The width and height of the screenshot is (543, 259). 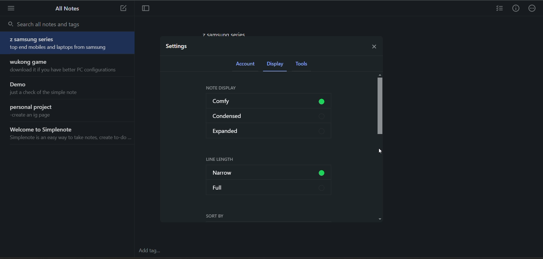 What do you see at coordinates (268, 187) in the screenshot?
I see `full` at bounding box center [268, 187].